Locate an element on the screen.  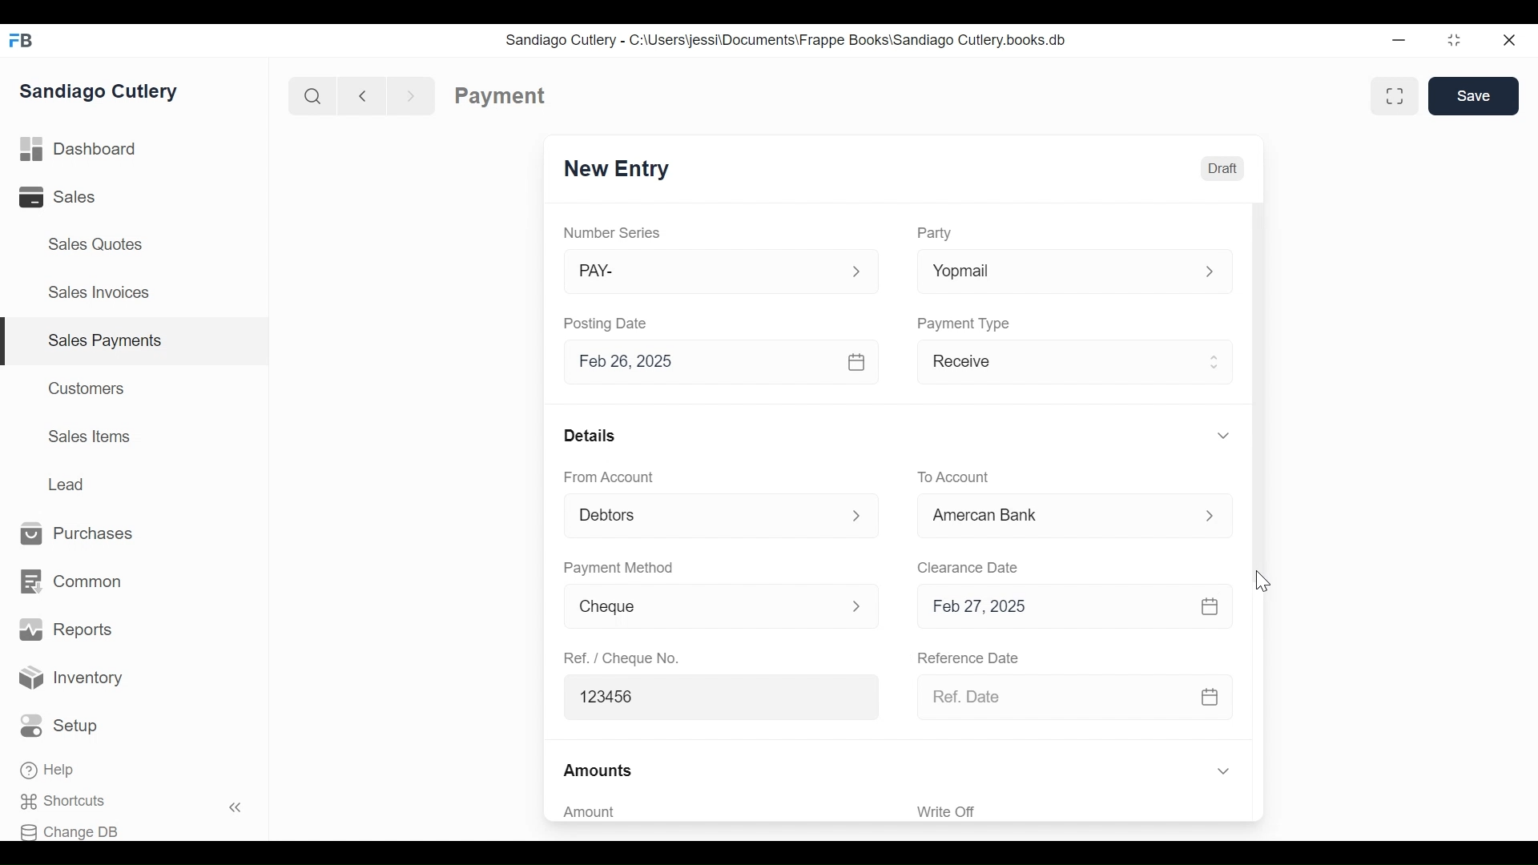
Yopmail is located at coordinates (1049, 272).